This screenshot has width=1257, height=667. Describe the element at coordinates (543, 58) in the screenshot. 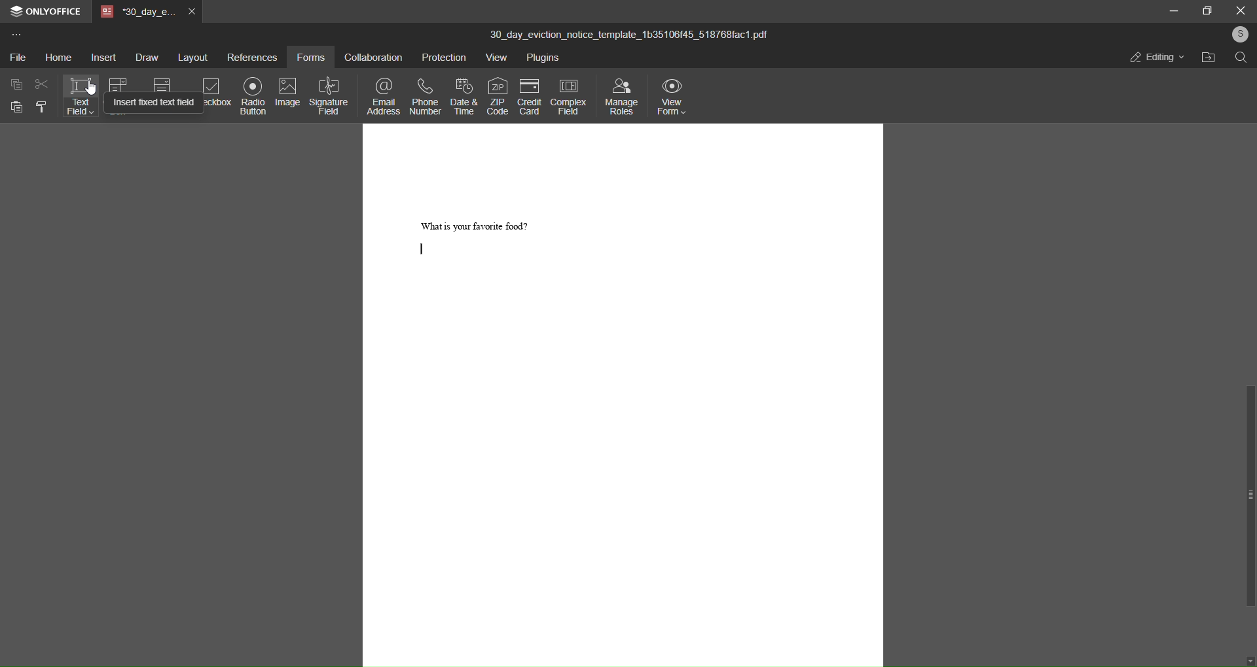

I see `plugins` at that location.